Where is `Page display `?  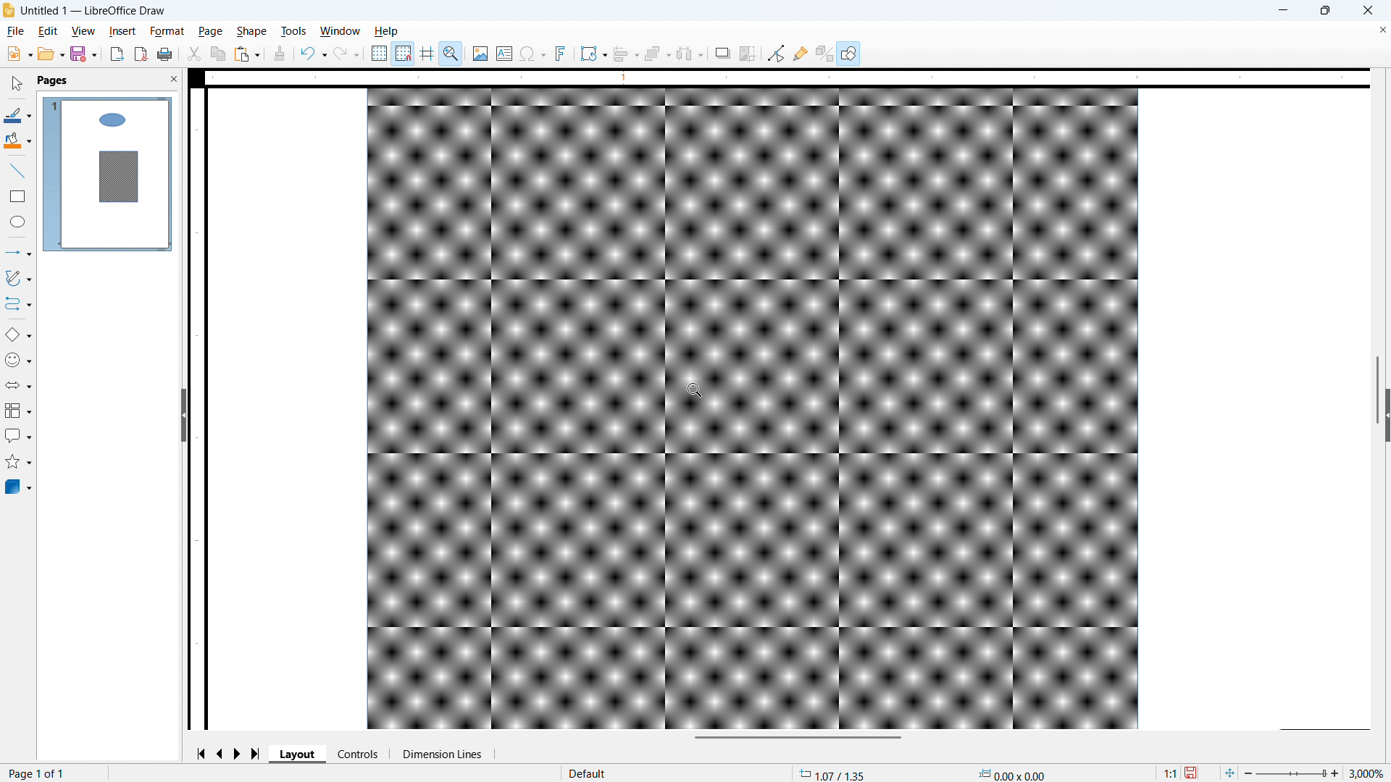 Page display  is located at coordinates (108, 174).